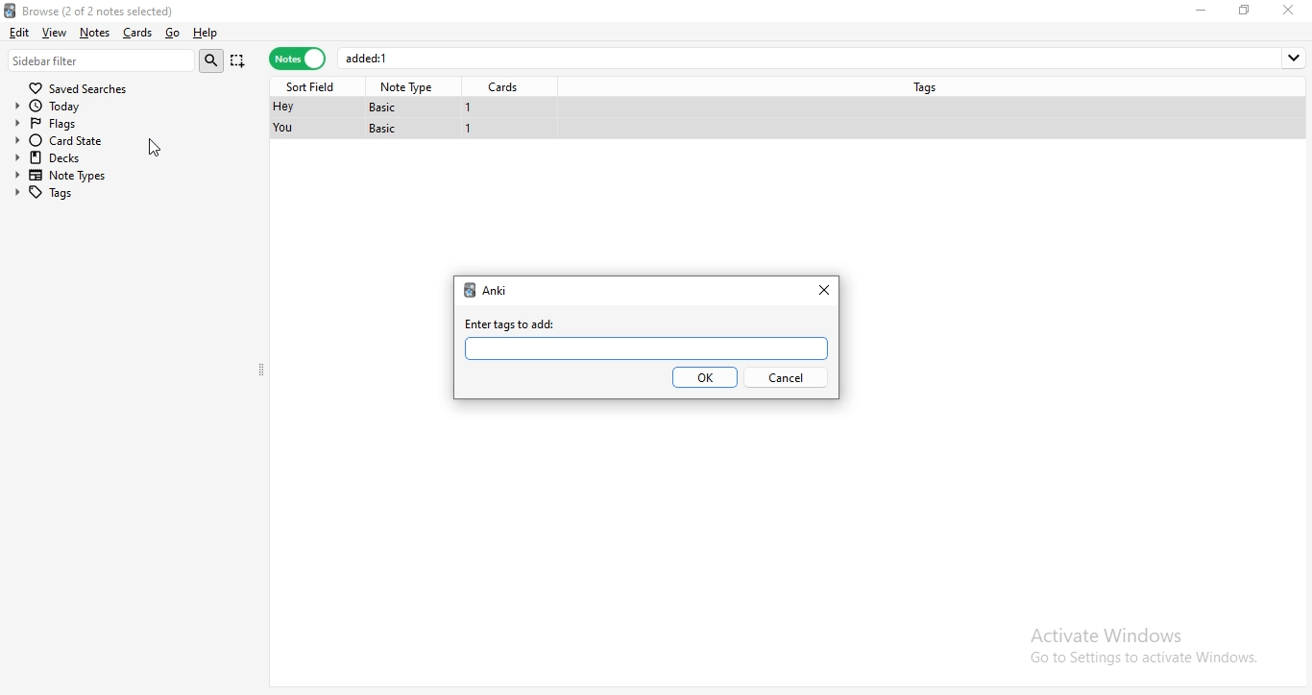 This screenshot has width=1312, height=695. I want to click on cards, so click(507, 87).